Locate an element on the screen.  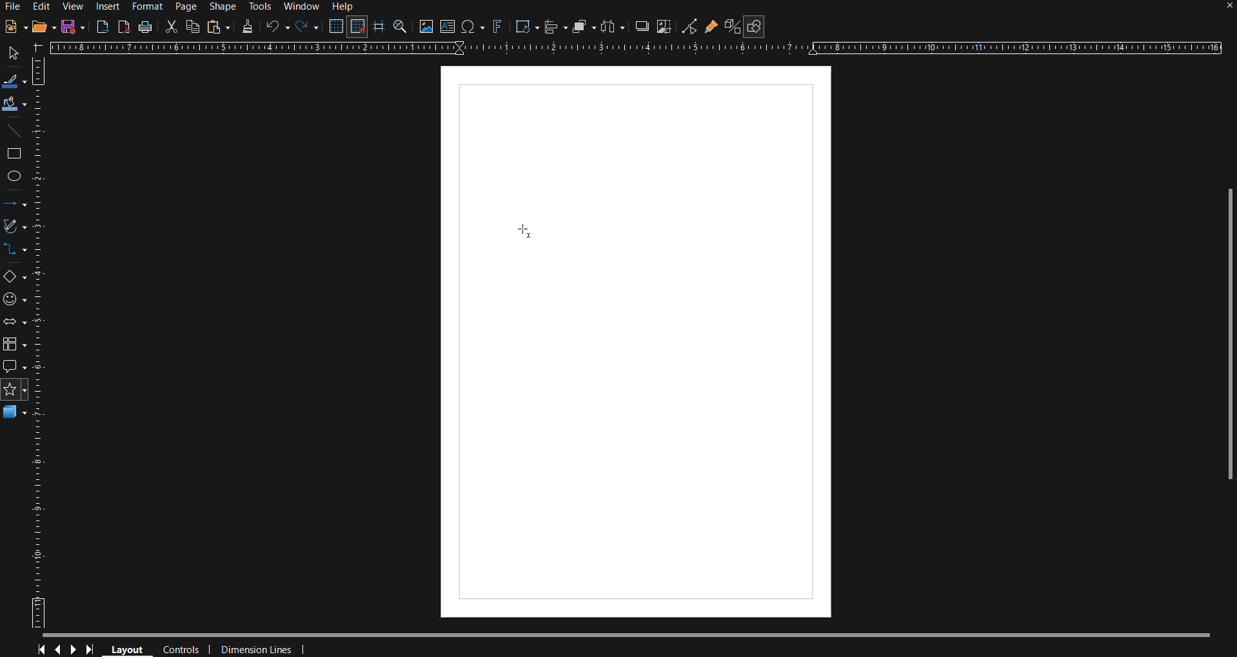
 is located at coordinates (14, 54).